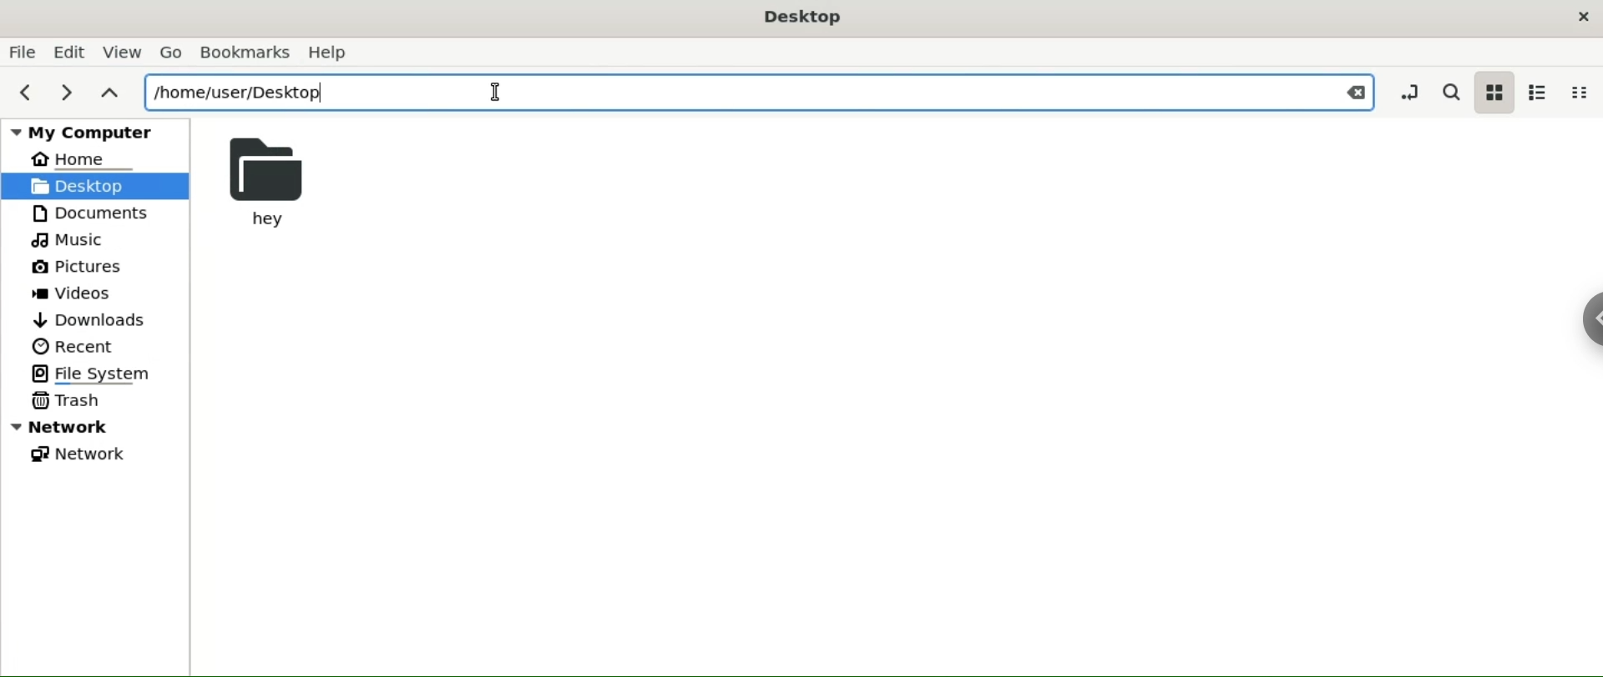  I want to click on music, so click(73, 239).